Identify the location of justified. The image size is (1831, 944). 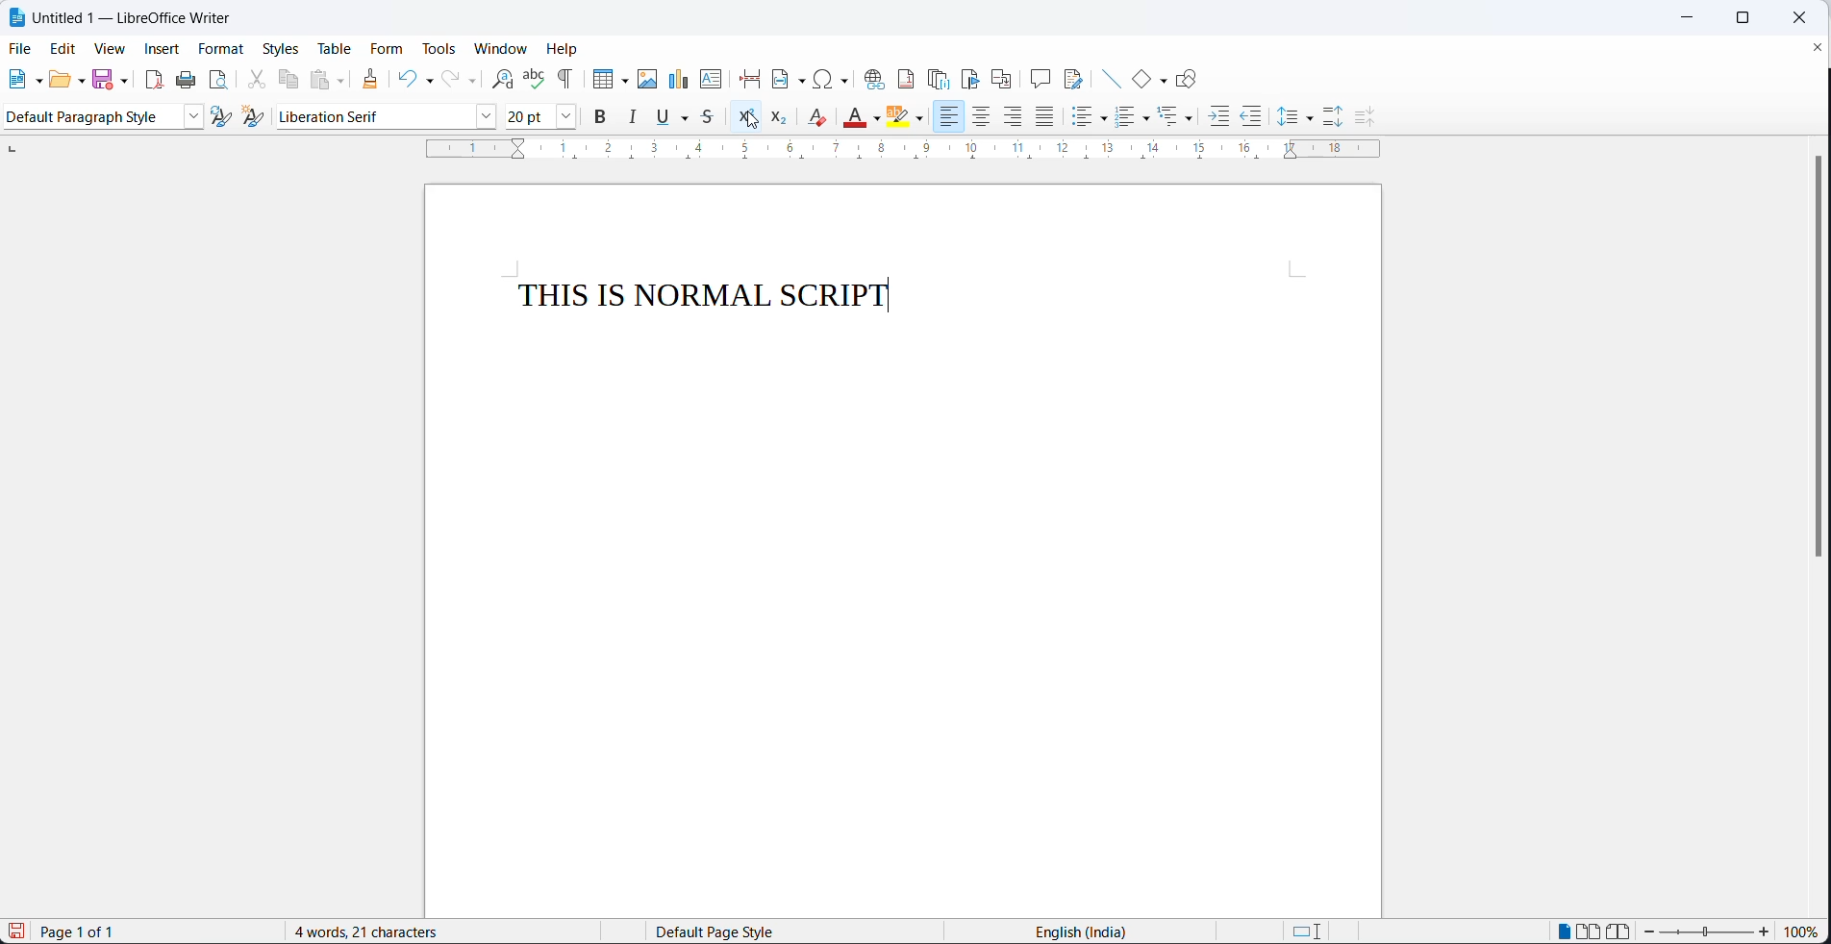
(1045, 116).